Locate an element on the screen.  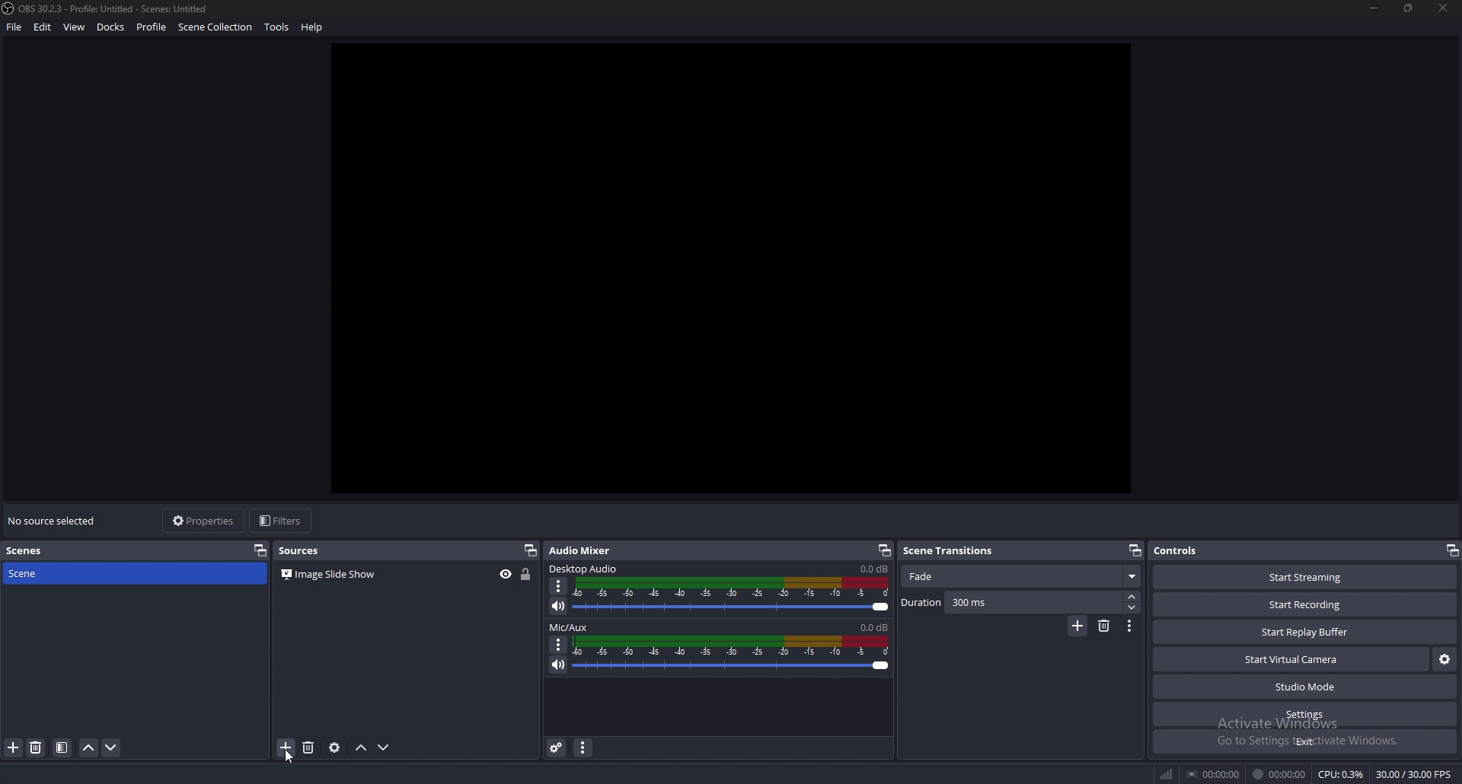
Cursor is located at coordinates (292, 757).